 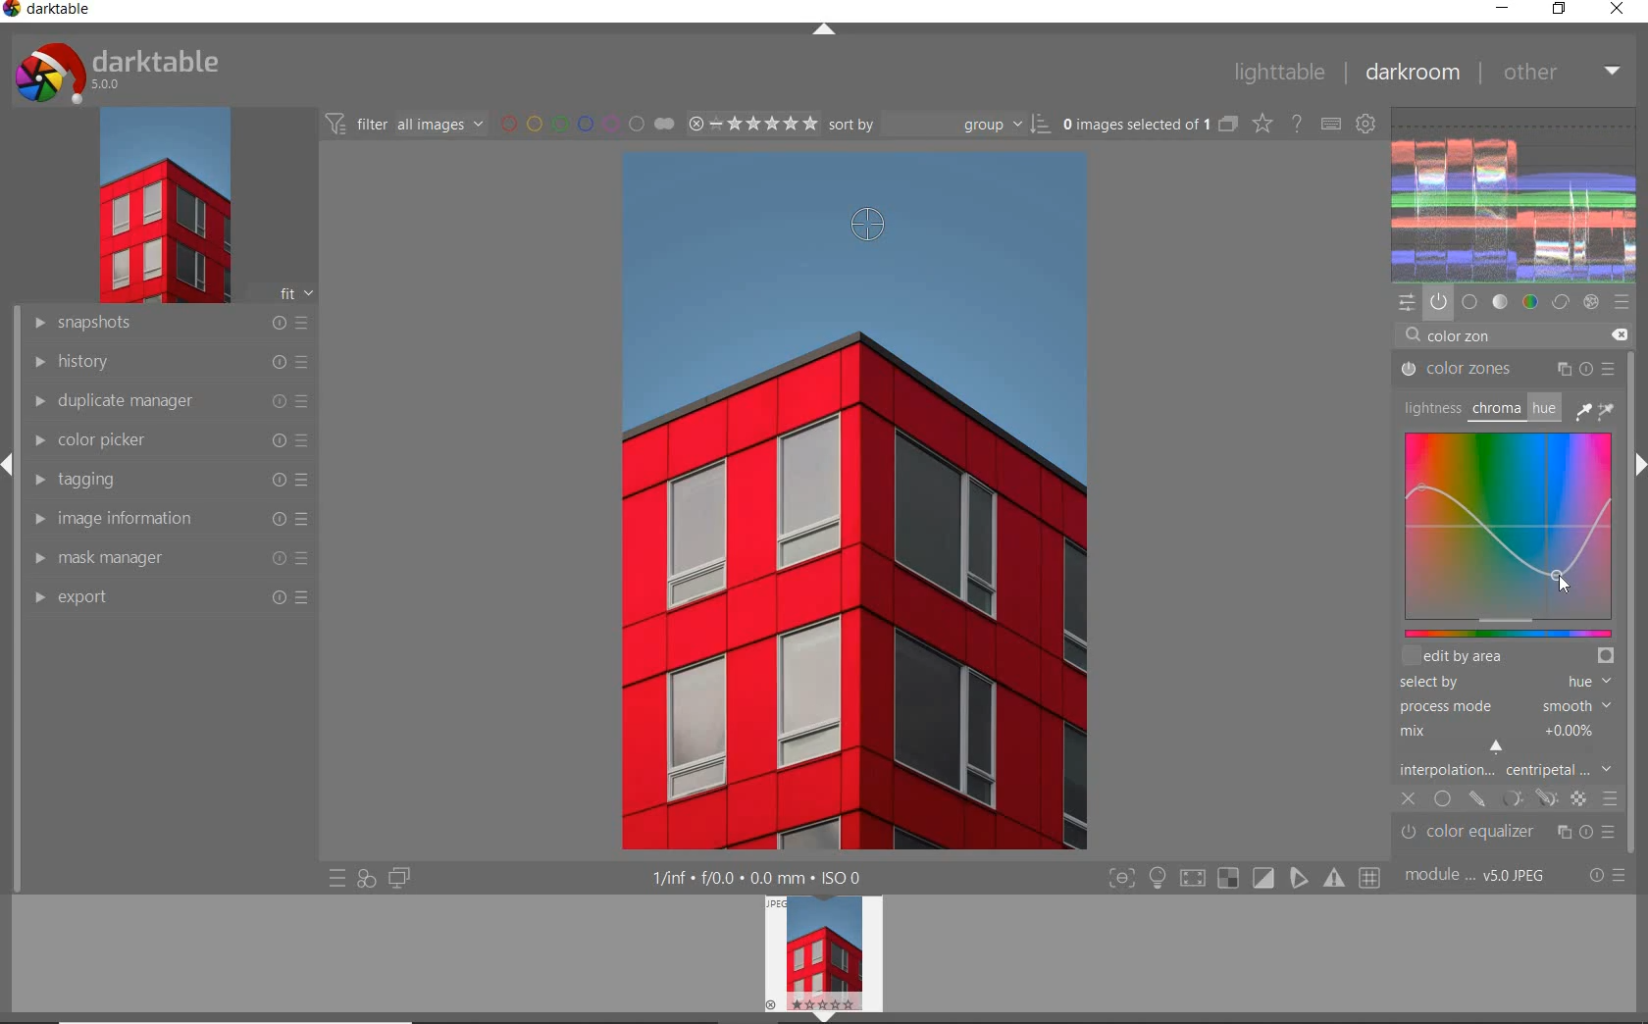 What do you see at coordinates (1409, 799) in the screenshot?
I see `CLOSE` at bounding box center [1409, 799].